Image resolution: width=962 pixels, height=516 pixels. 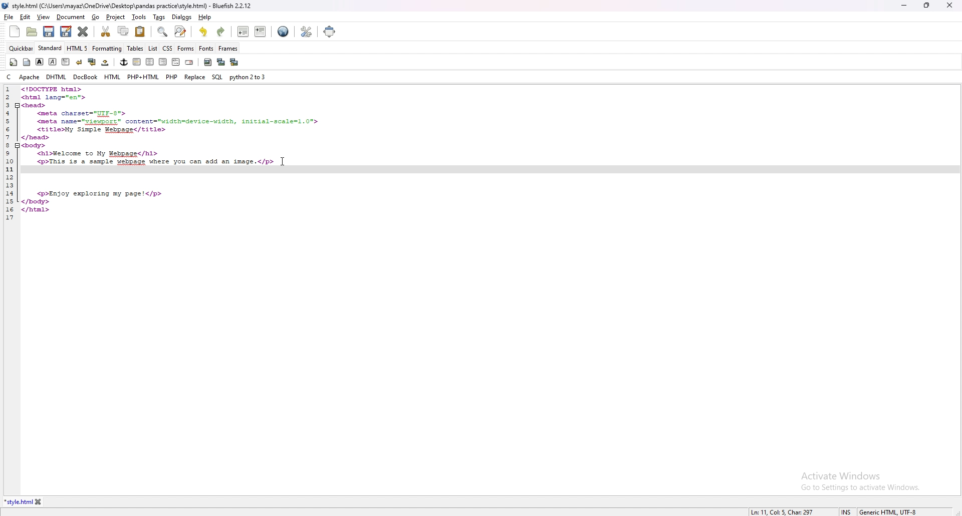 I want to click on fonts, so click(x=206, y=48).